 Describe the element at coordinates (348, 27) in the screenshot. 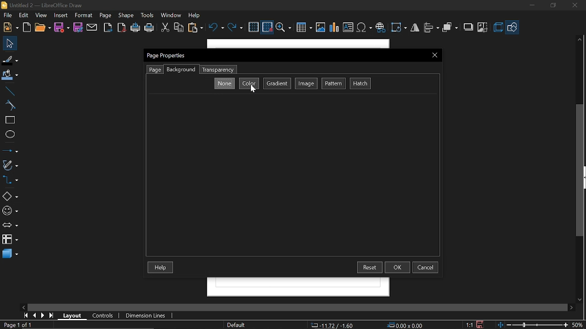

I see `Insert text` at that location.